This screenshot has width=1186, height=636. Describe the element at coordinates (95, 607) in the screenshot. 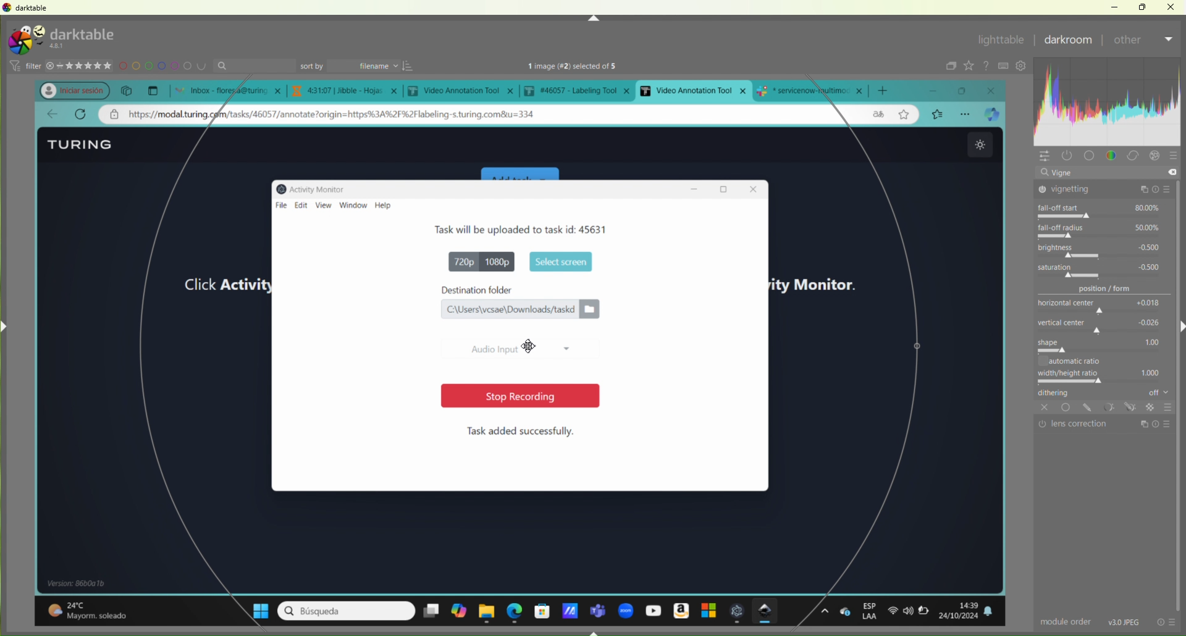

I see `temperature details` at that location.